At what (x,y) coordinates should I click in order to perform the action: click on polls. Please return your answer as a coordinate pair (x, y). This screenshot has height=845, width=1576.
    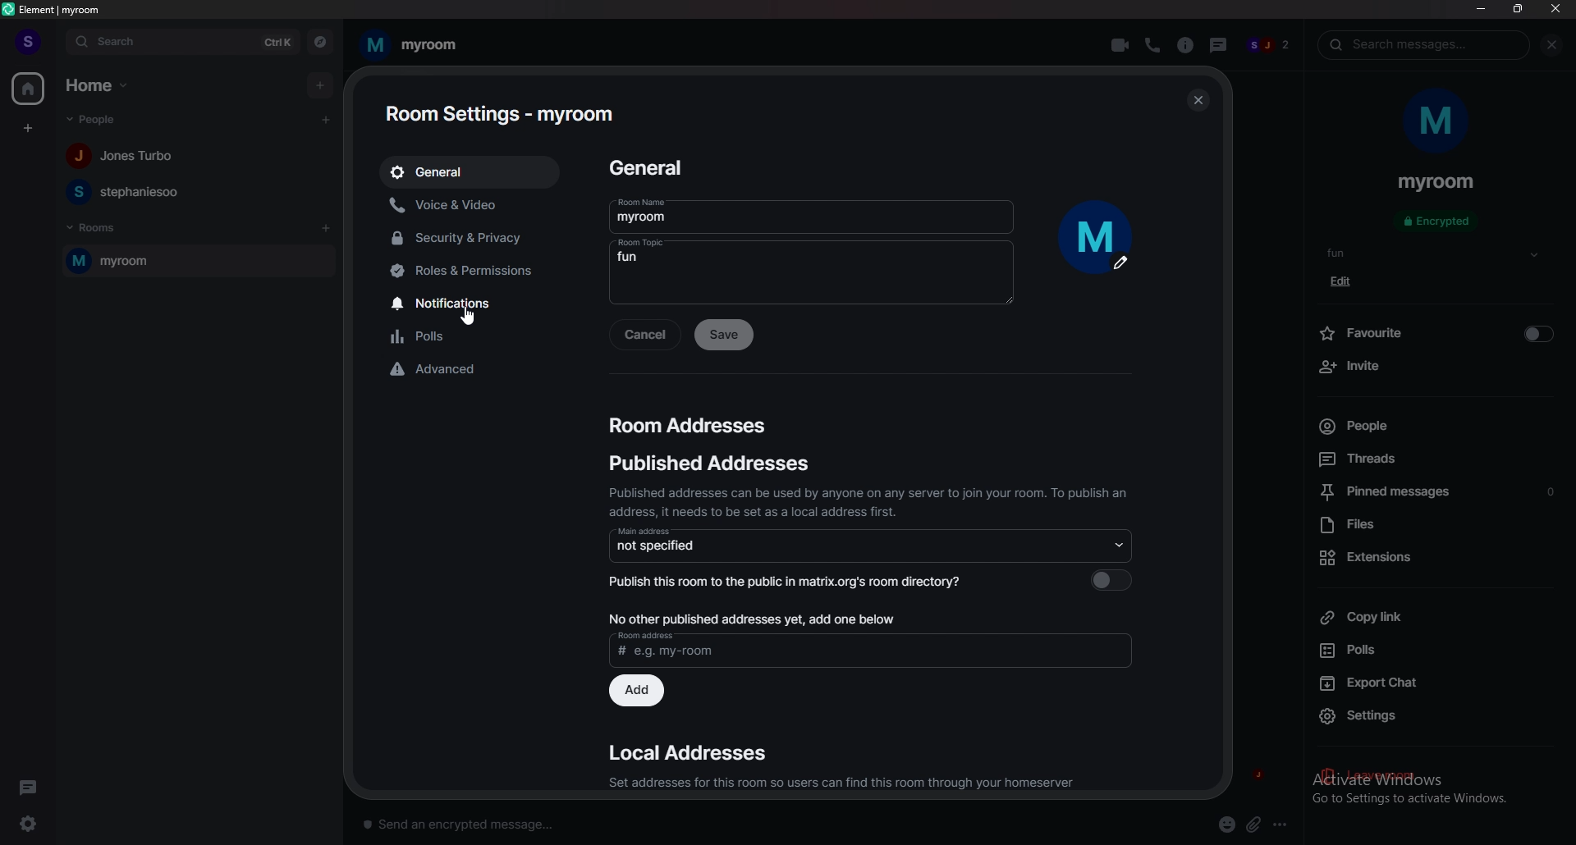
    Looking at the image, I should click on (477, 336).